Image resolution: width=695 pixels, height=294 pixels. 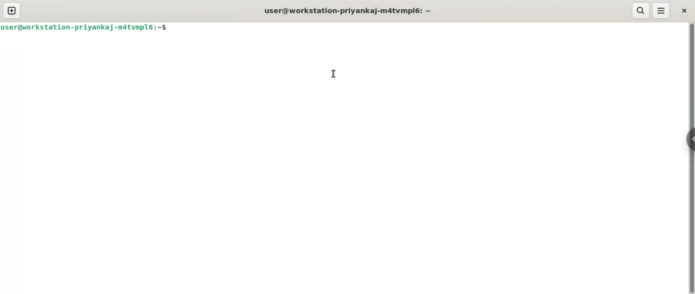 What do you see at coordinates (641, 11) in the screenshot?
I see `search` at bounding box center [641, 11].